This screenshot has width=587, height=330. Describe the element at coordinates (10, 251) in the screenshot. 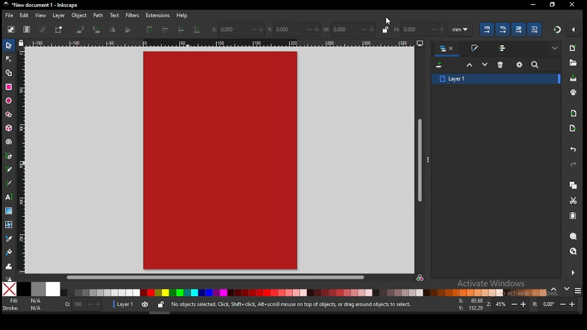

I see `paint bucket tool` at that location.